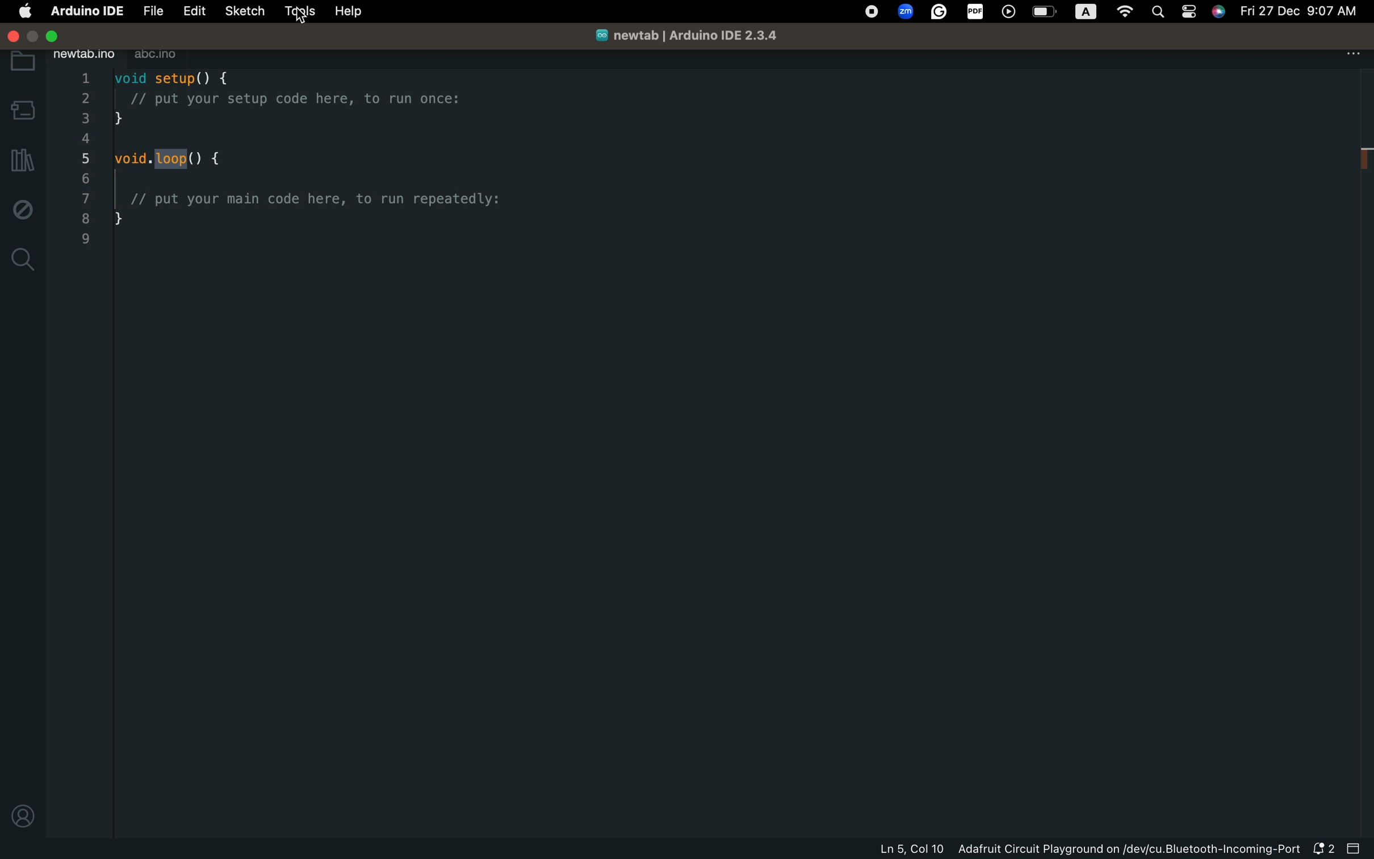 The width and height of the screenshot is (1374, 859). What do you see at coordinates (23, 11) in the screenshot?
I see `main settings` at bounding box center [23, 11].